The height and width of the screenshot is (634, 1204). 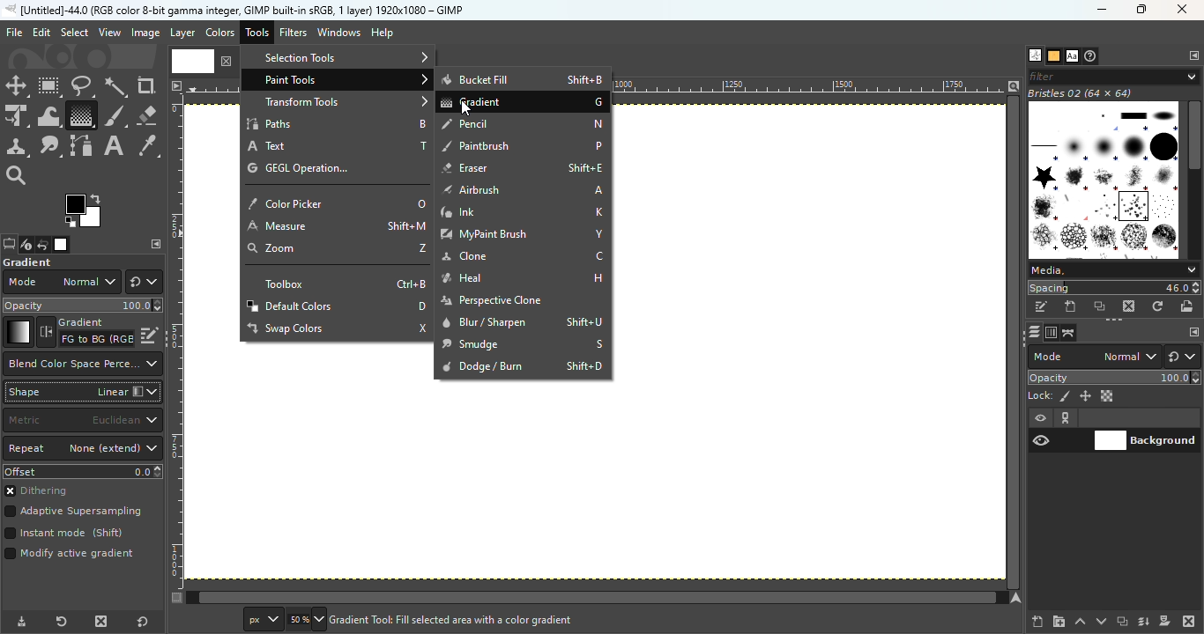 I want to click on Image Box, so click(x=1104, y=173).